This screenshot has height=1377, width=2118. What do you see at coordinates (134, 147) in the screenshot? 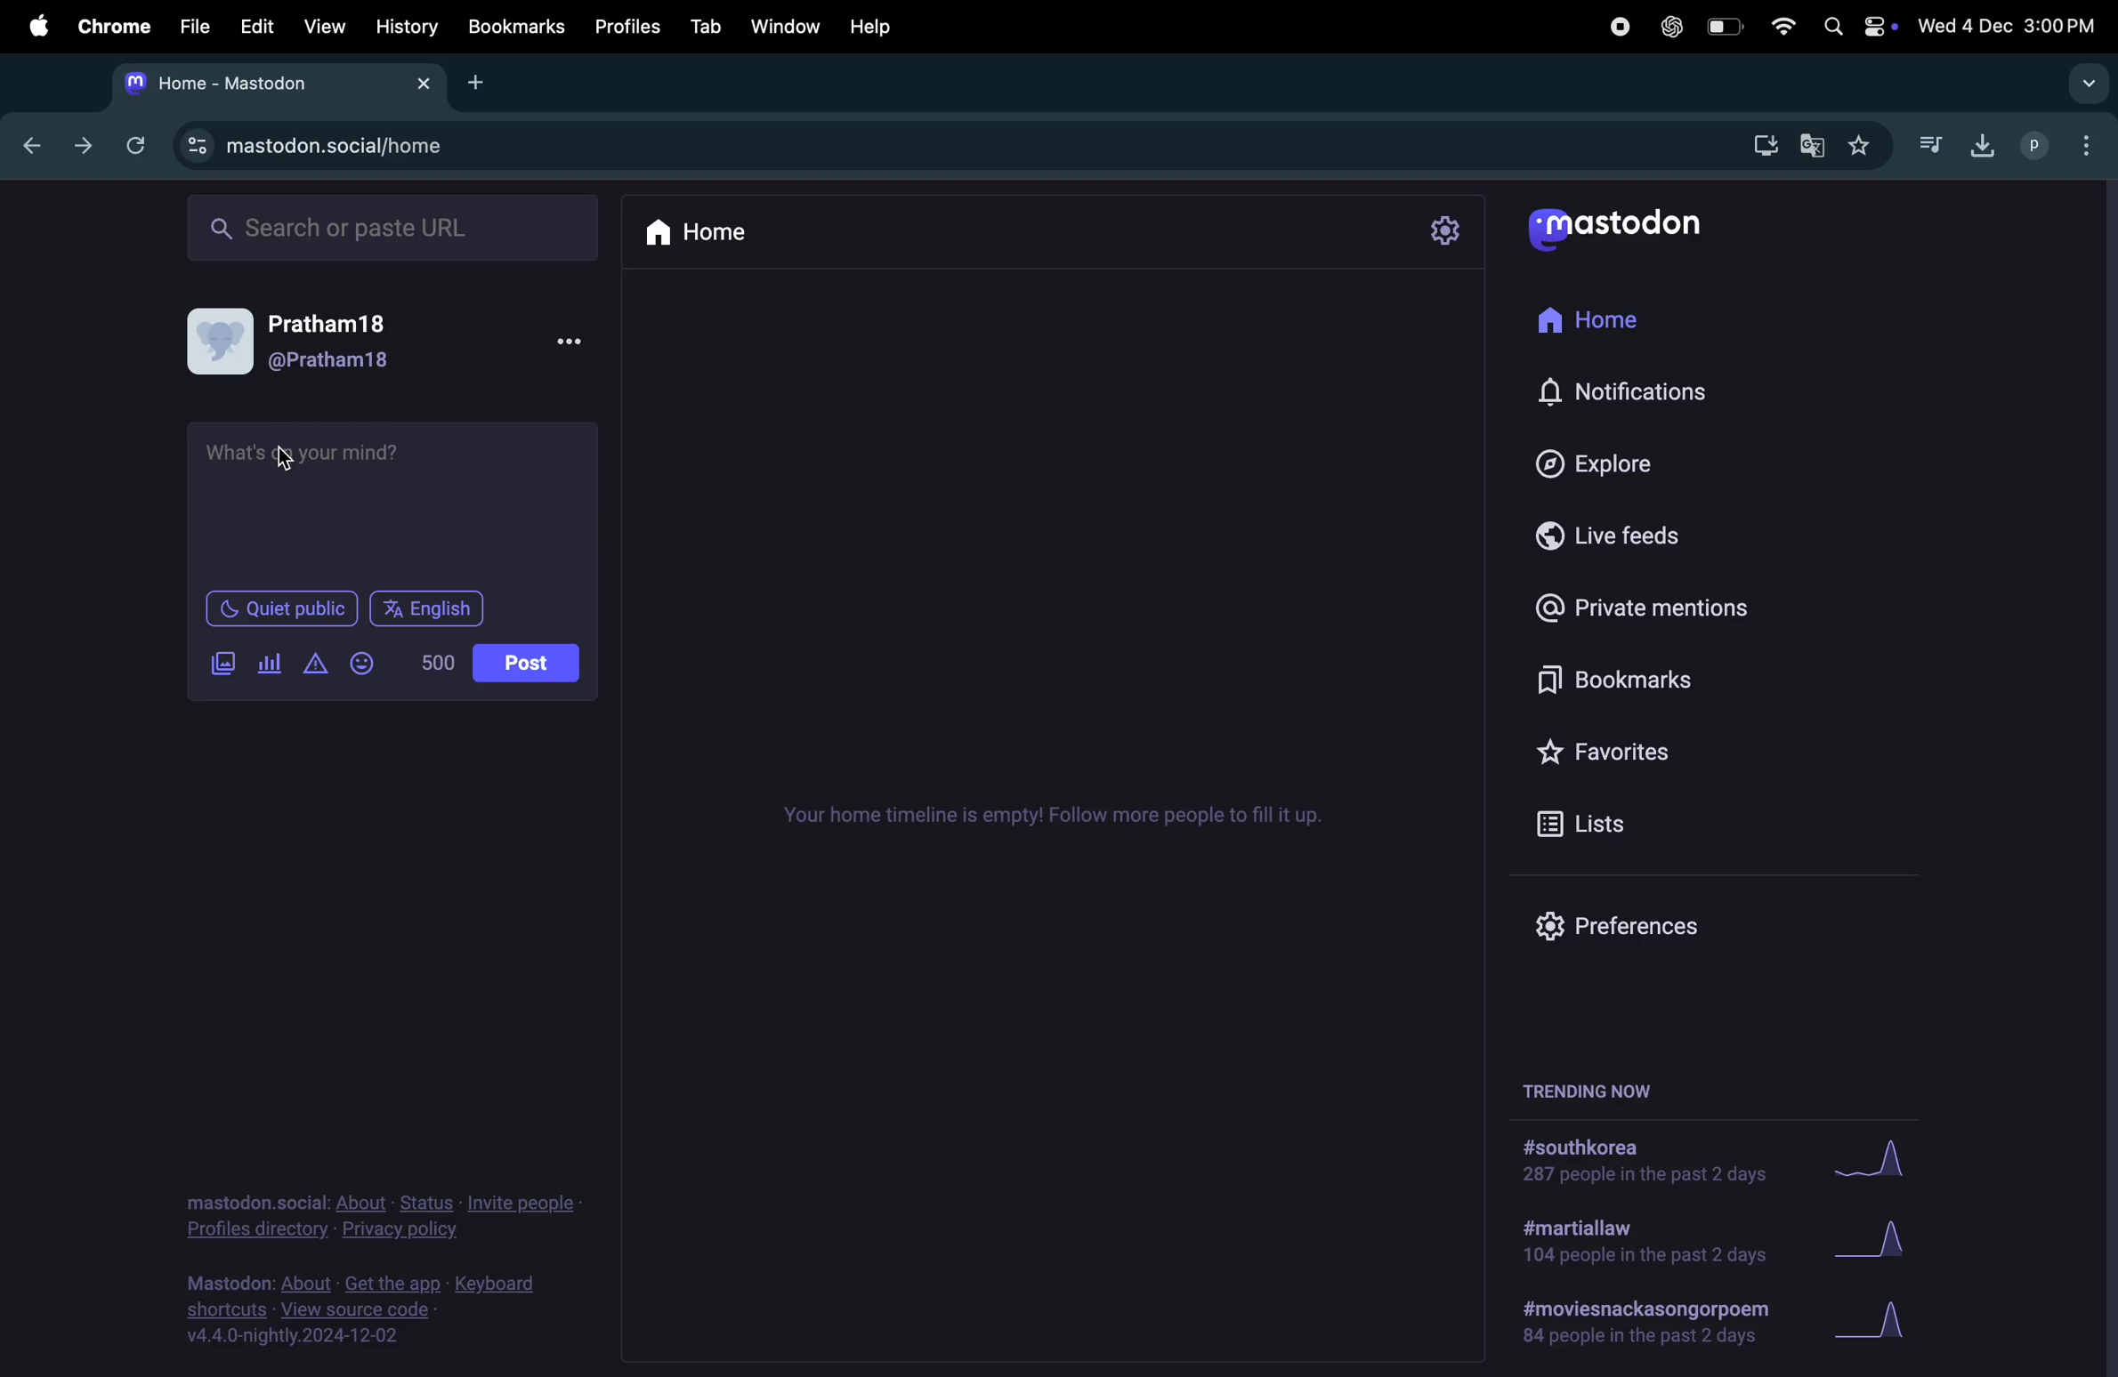
I see `refresh` at bounding box center [134, 147].